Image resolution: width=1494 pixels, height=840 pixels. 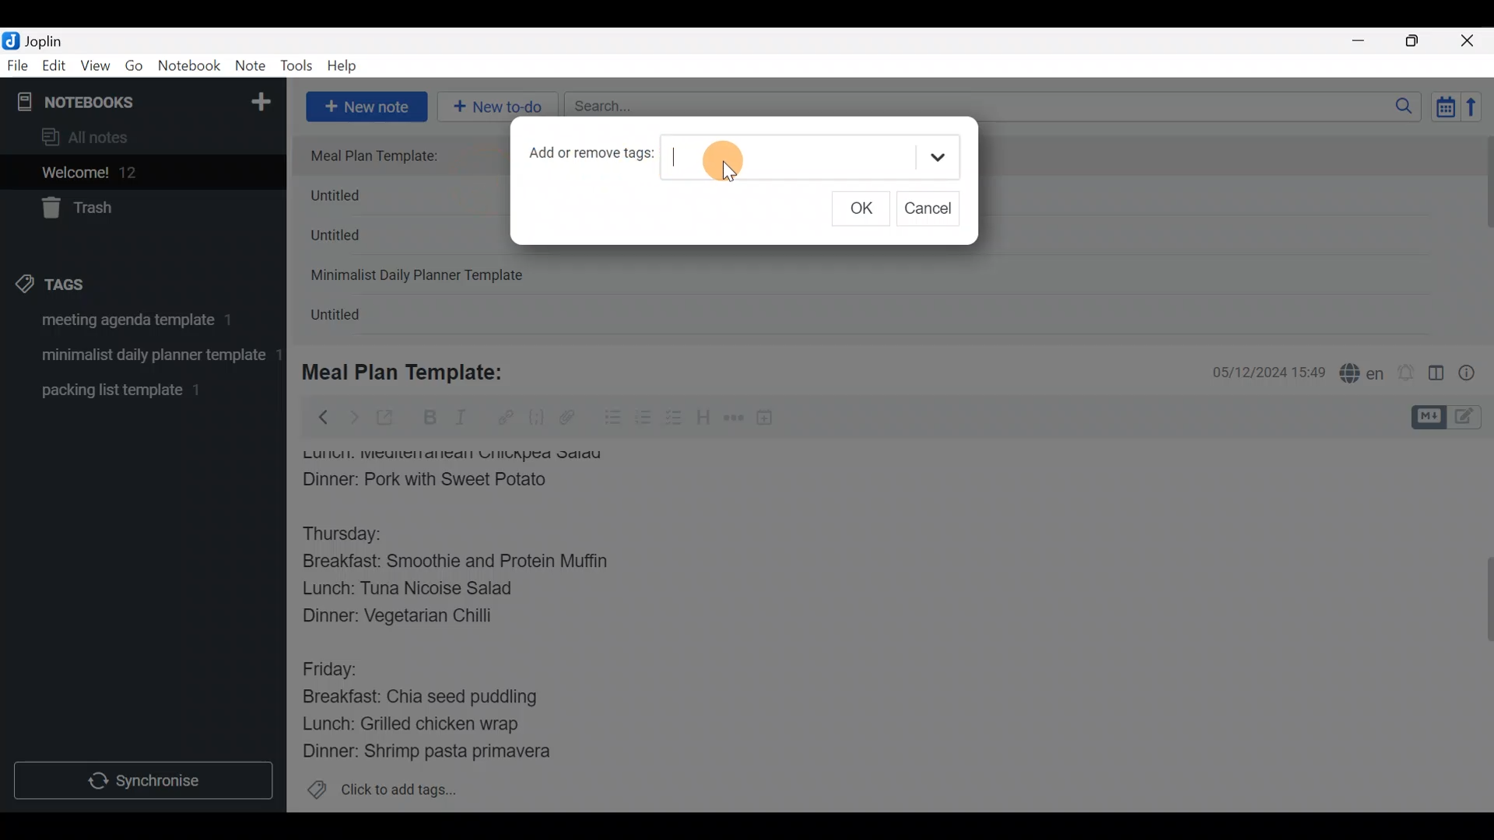 I want to click on Cursor, so click(x=724, y=163).